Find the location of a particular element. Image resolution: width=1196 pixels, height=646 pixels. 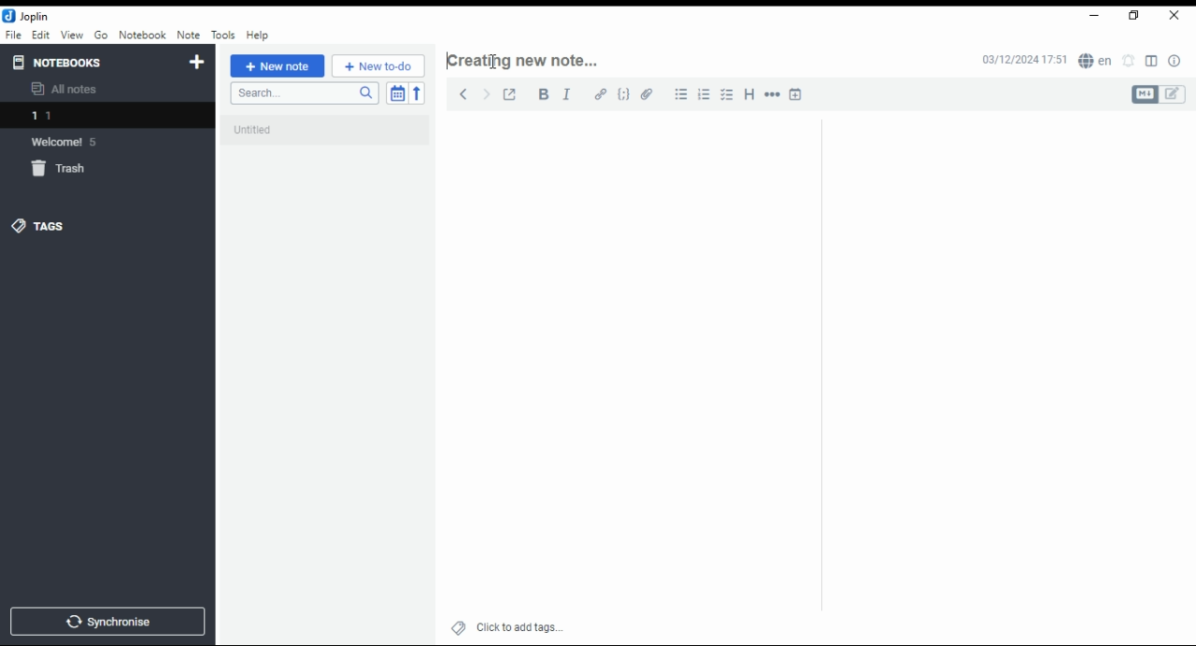

toggle external editing is located at coordinates (509, 94).